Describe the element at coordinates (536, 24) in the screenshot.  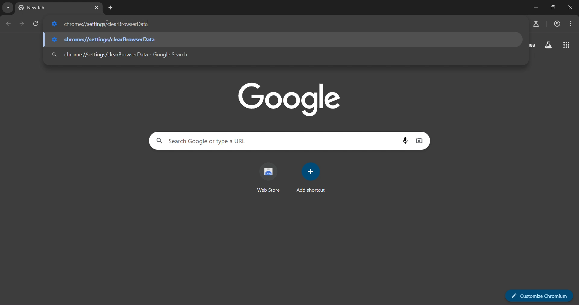
I see `search labs` at that location.